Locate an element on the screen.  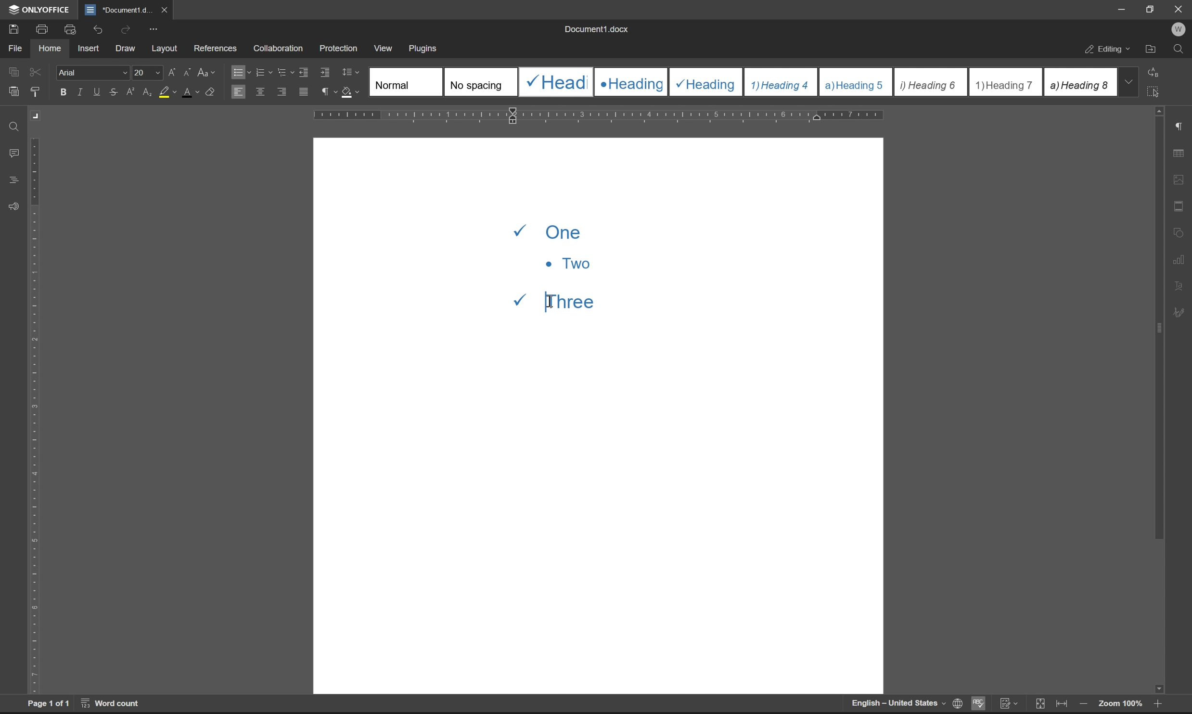
text art settings is located at coordinates (1179, 286).